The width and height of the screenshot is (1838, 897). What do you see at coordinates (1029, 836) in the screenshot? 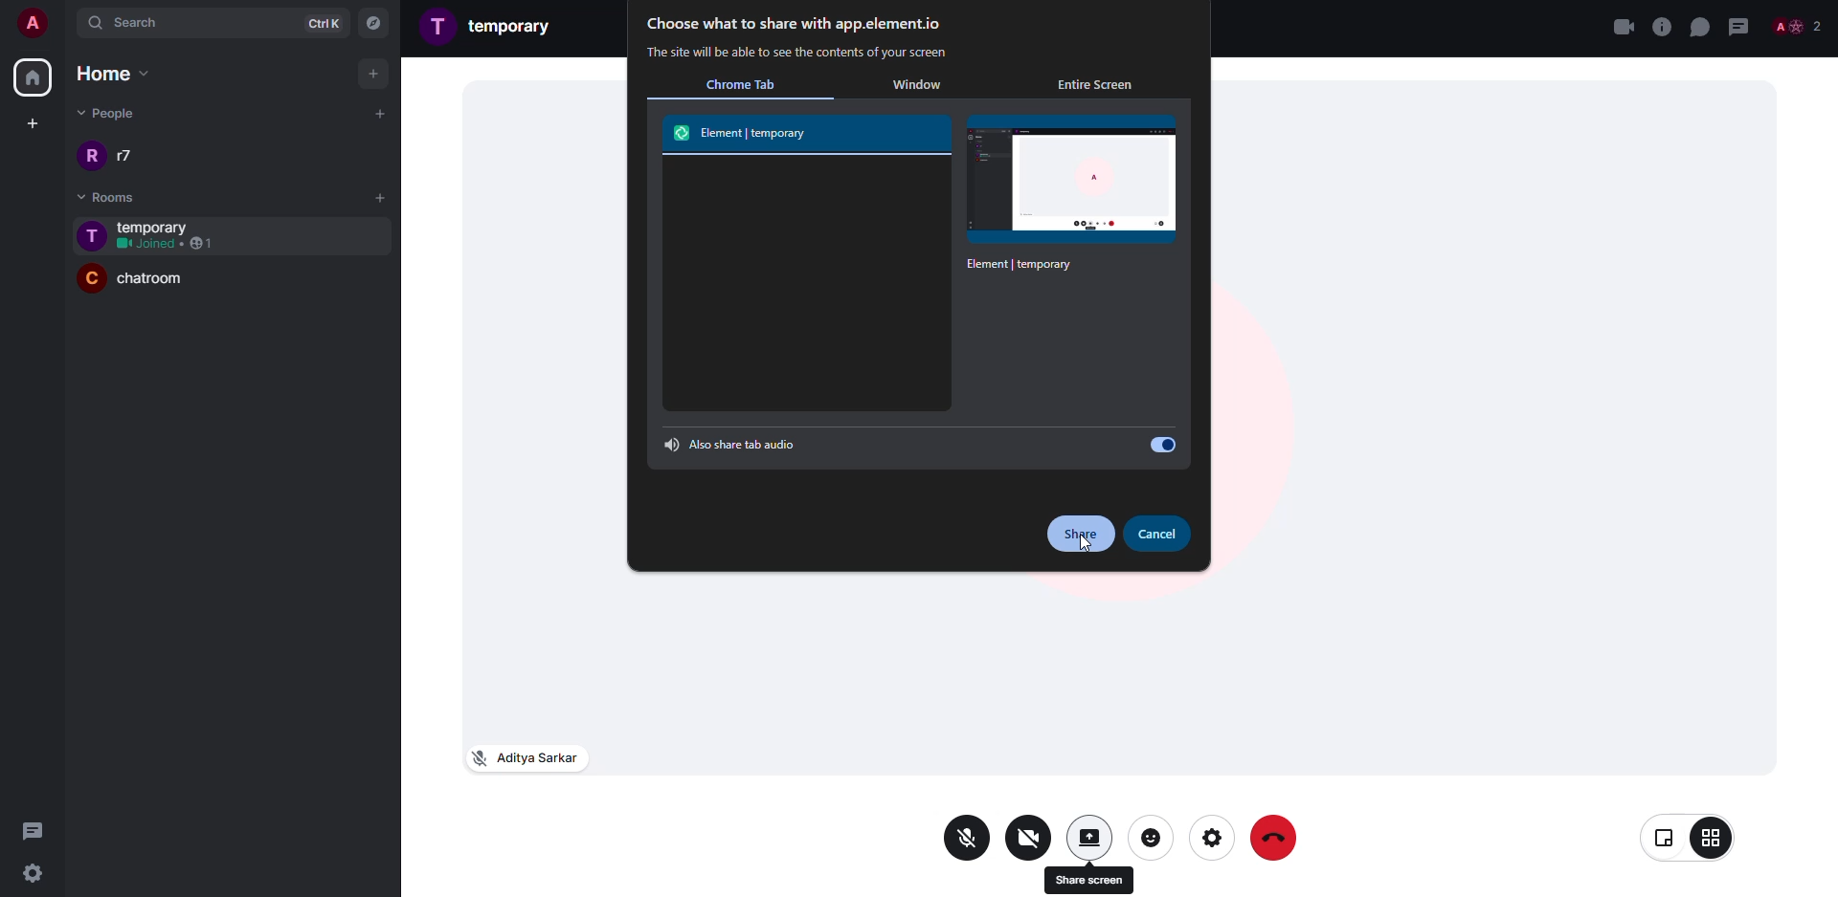
I see `video off` at bounding box center [1029, 836].